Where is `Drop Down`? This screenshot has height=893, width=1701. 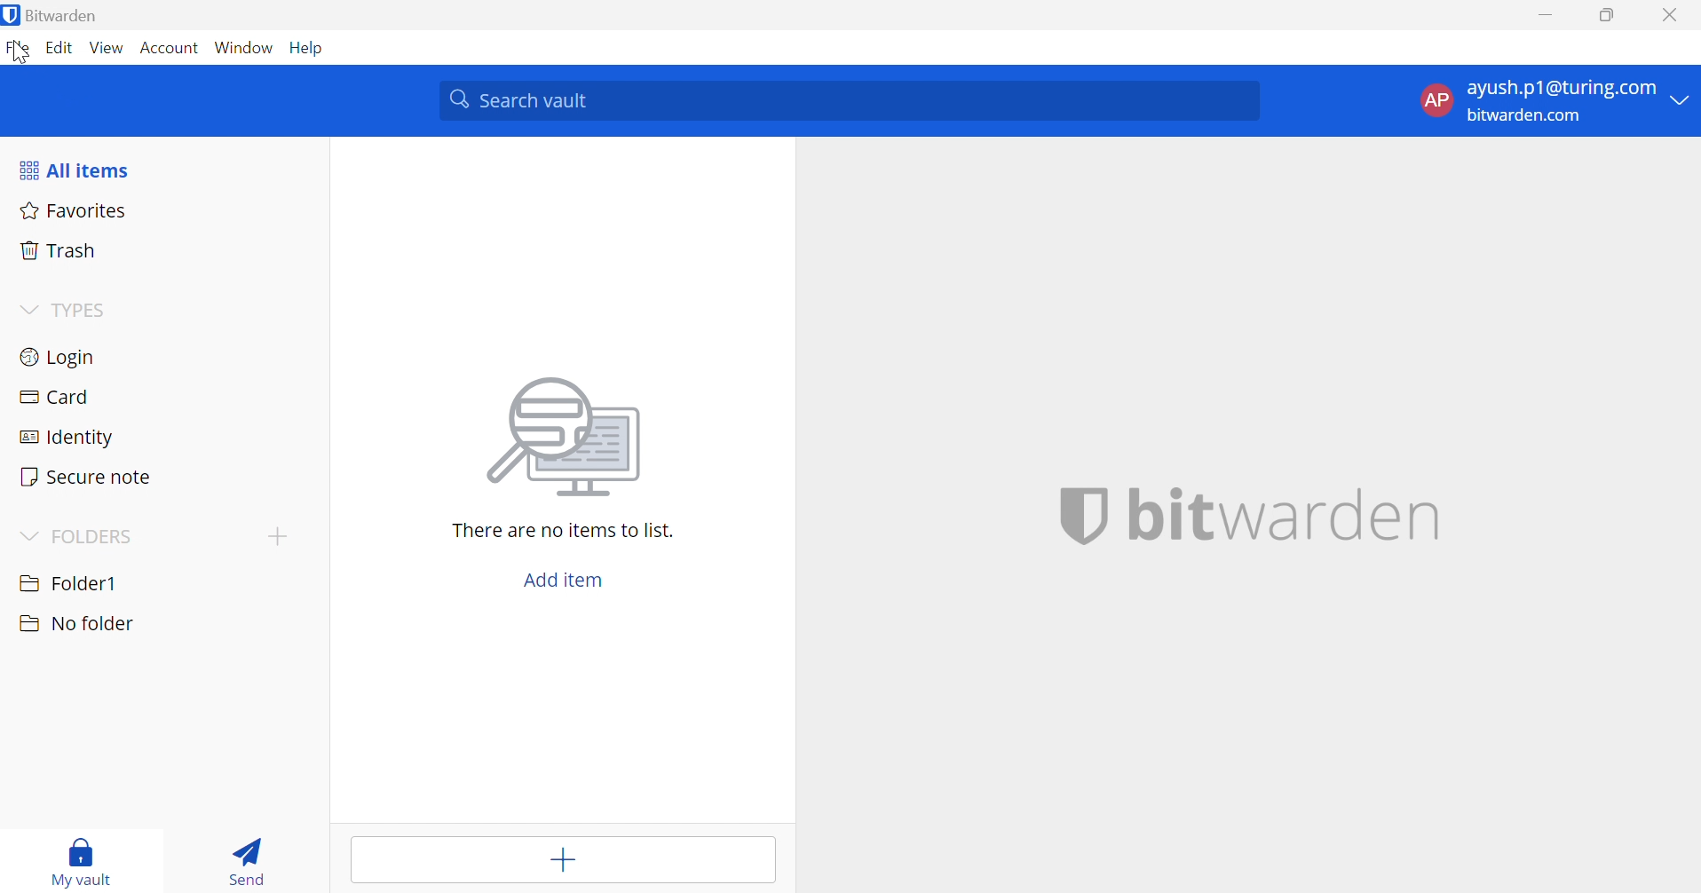 Drop Down is located at coordinates (33, 537).